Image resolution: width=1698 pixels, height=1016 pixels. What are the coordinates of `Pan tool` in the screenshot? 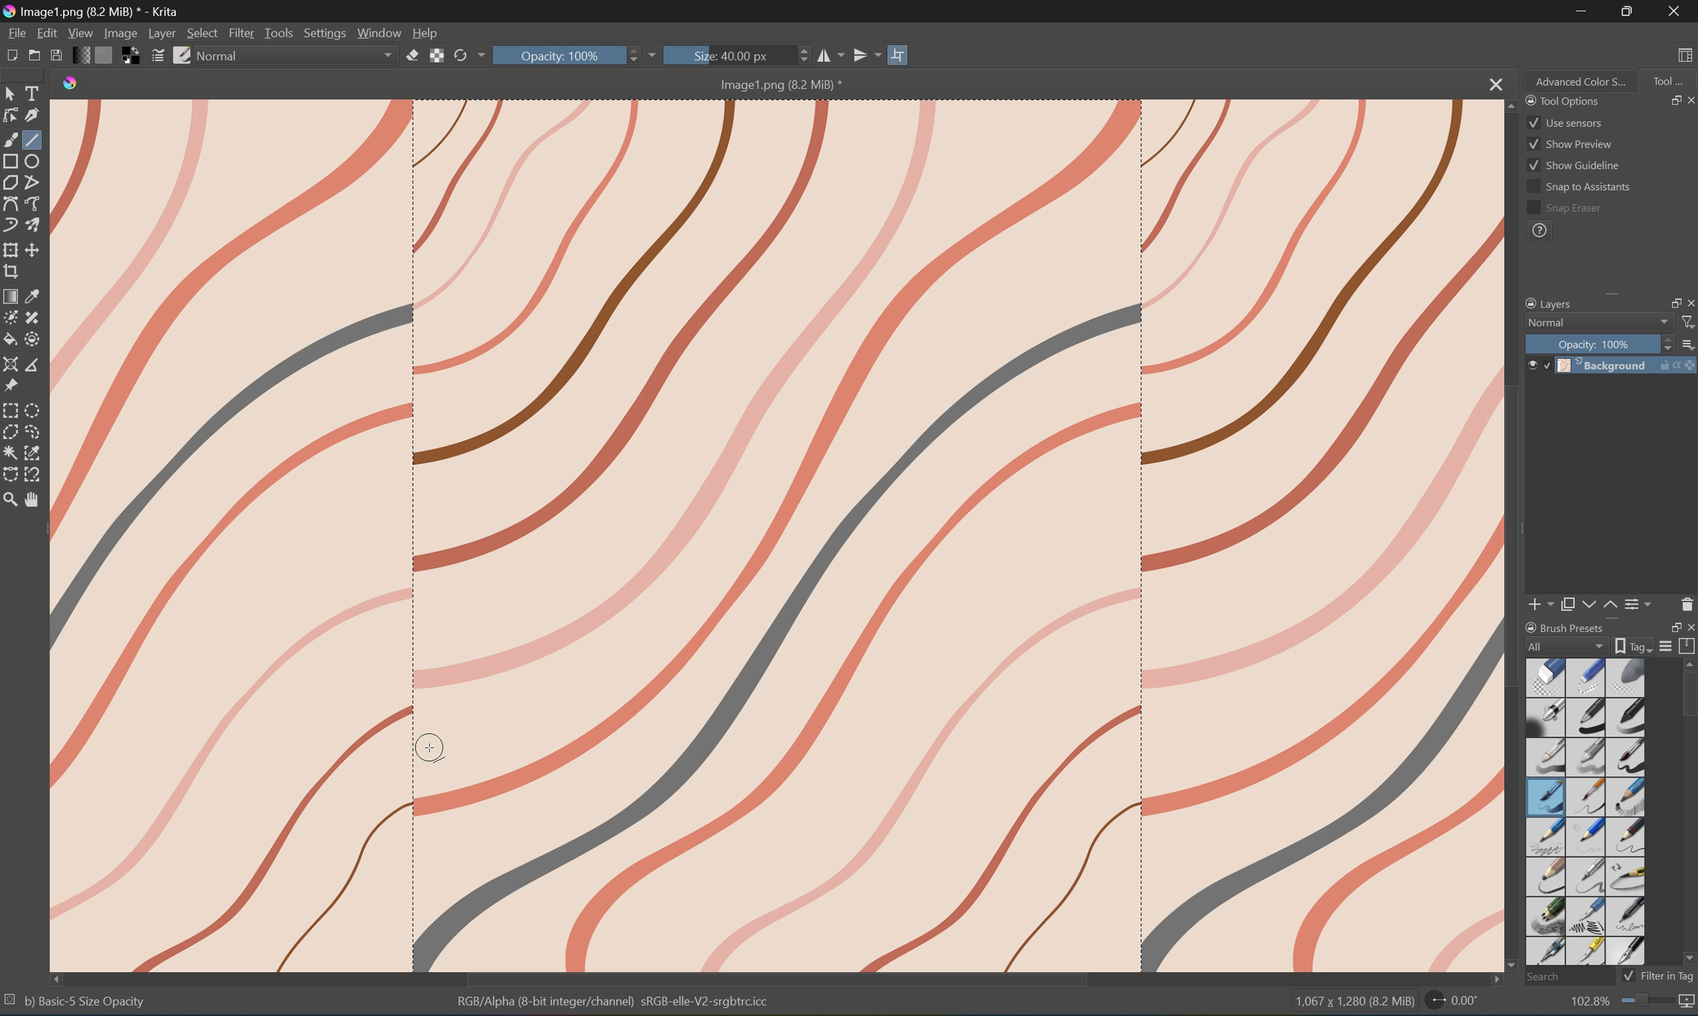 It's located at (34, 503).